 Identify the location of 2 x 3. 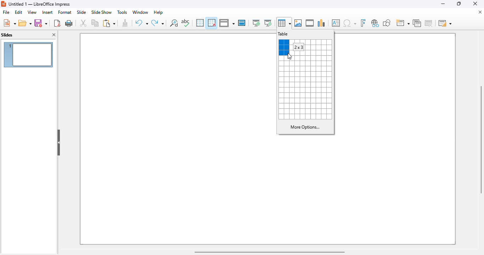
(298, 46).